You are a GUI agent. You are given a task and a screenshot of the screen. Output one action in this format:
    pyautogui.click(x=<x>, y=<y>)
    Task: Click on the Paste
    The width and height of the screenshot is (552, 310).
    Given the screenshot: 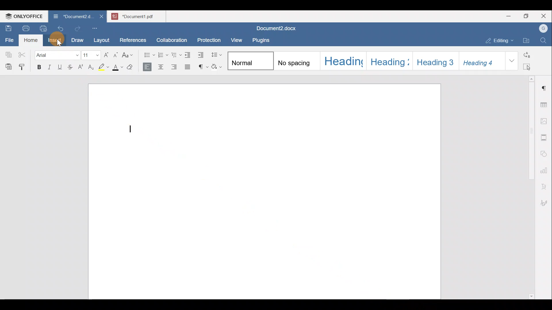 What is the action you would take?
    pyautogui.click(x=7, y=65)
    